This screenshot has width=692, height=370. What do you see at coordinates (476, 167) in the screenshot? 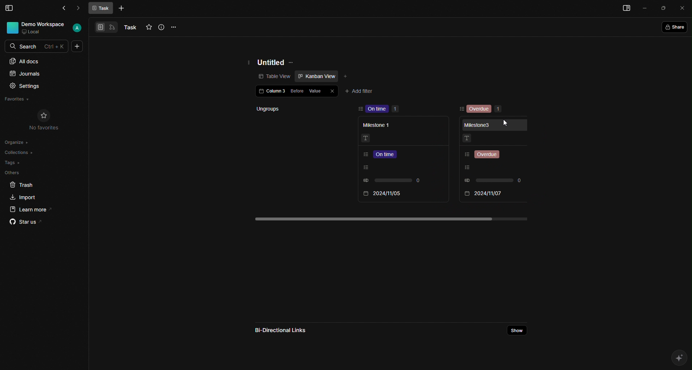
I see `Listing` at bounding box center [476, 167].